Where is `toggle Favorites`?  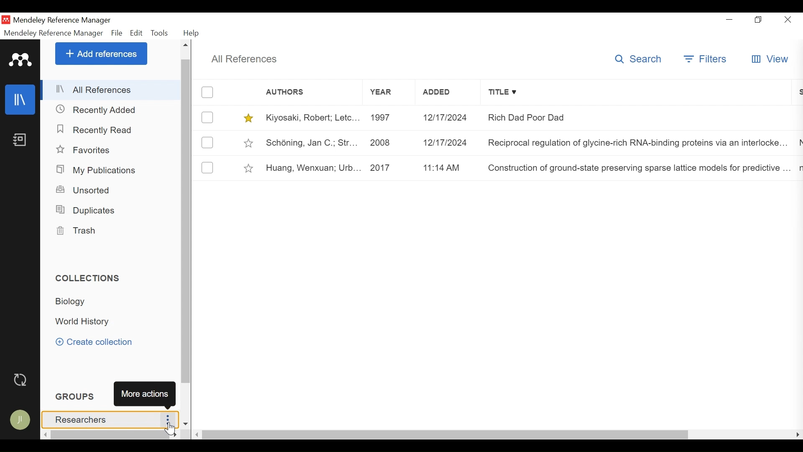
toggle Favorites is located at coordinates (250, 143).